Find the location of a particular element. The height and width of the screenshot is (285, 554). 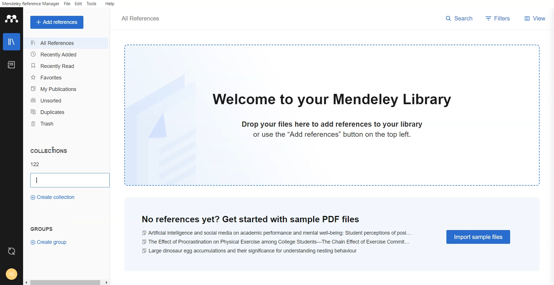

Unsorted is located at coordinates (67, 100).